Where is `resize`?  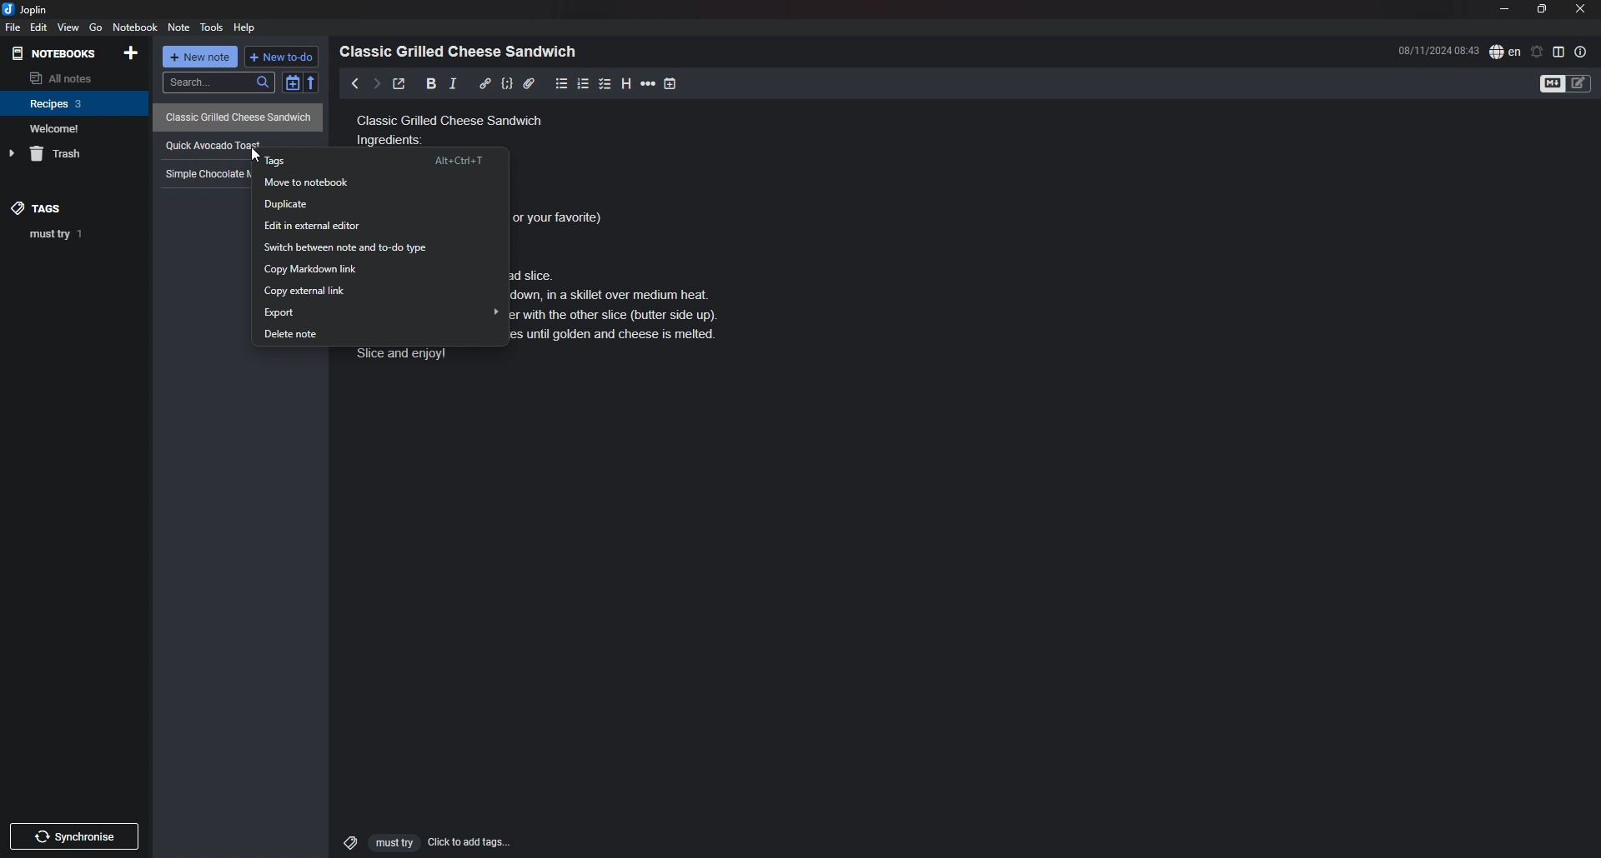 resize is located at coordinates (1542, 9).